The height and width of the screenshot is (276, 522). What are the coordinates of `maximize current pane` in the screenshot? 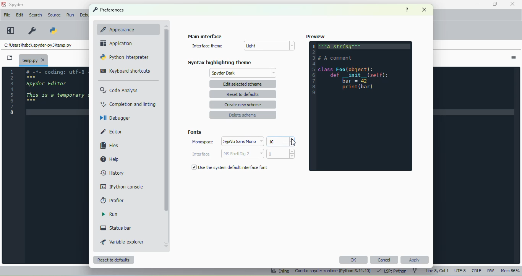 It's located at (11, 31).